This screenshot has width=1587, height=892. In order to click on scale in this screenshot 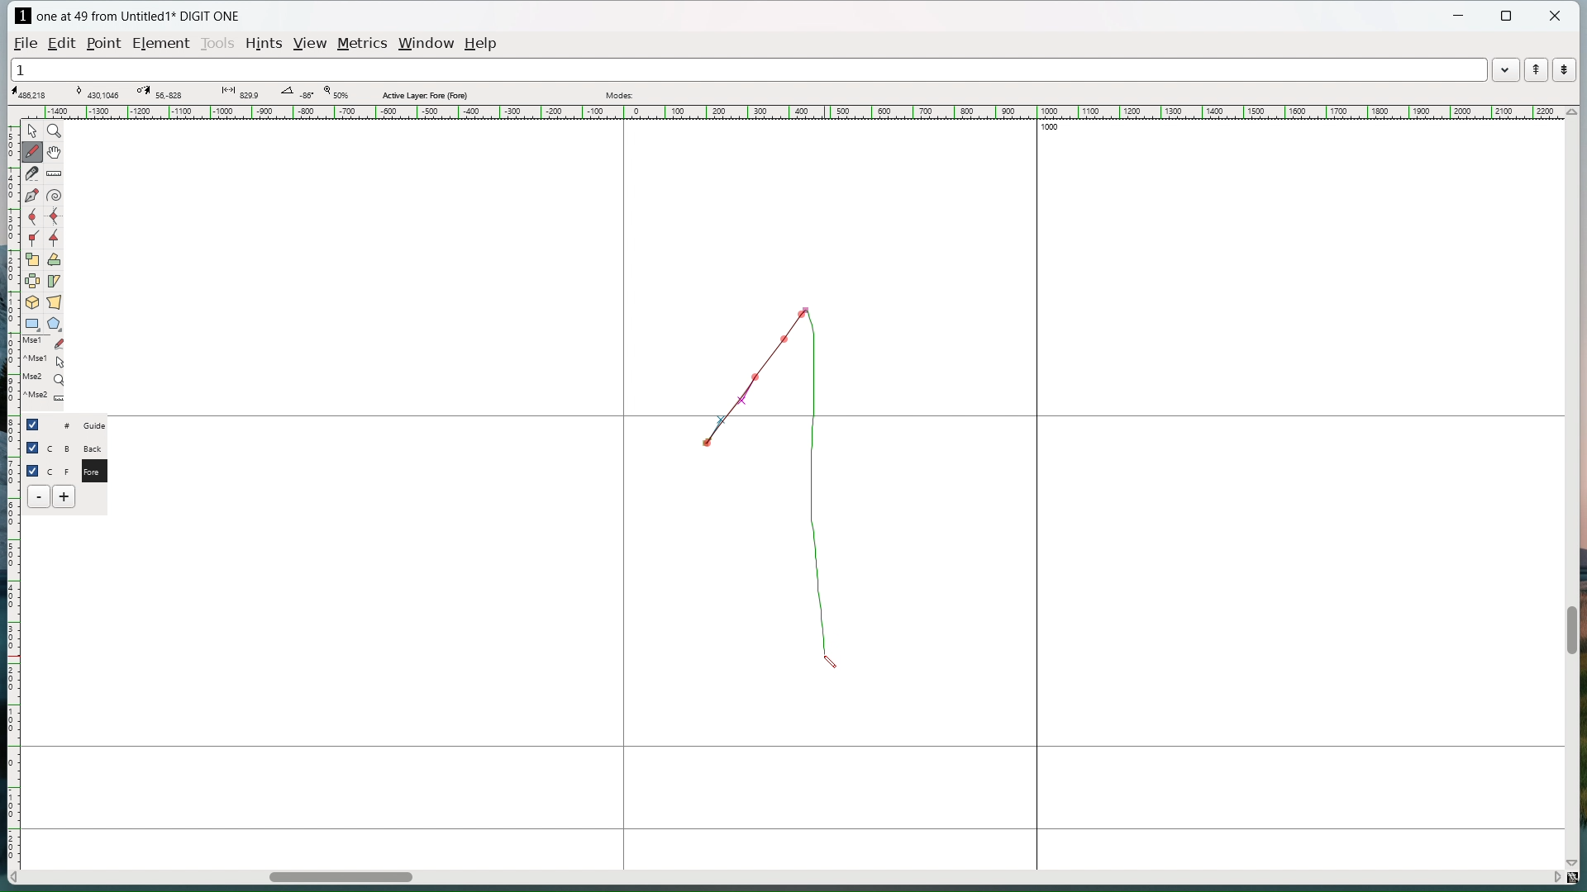, I will do `click(33, 259)`.